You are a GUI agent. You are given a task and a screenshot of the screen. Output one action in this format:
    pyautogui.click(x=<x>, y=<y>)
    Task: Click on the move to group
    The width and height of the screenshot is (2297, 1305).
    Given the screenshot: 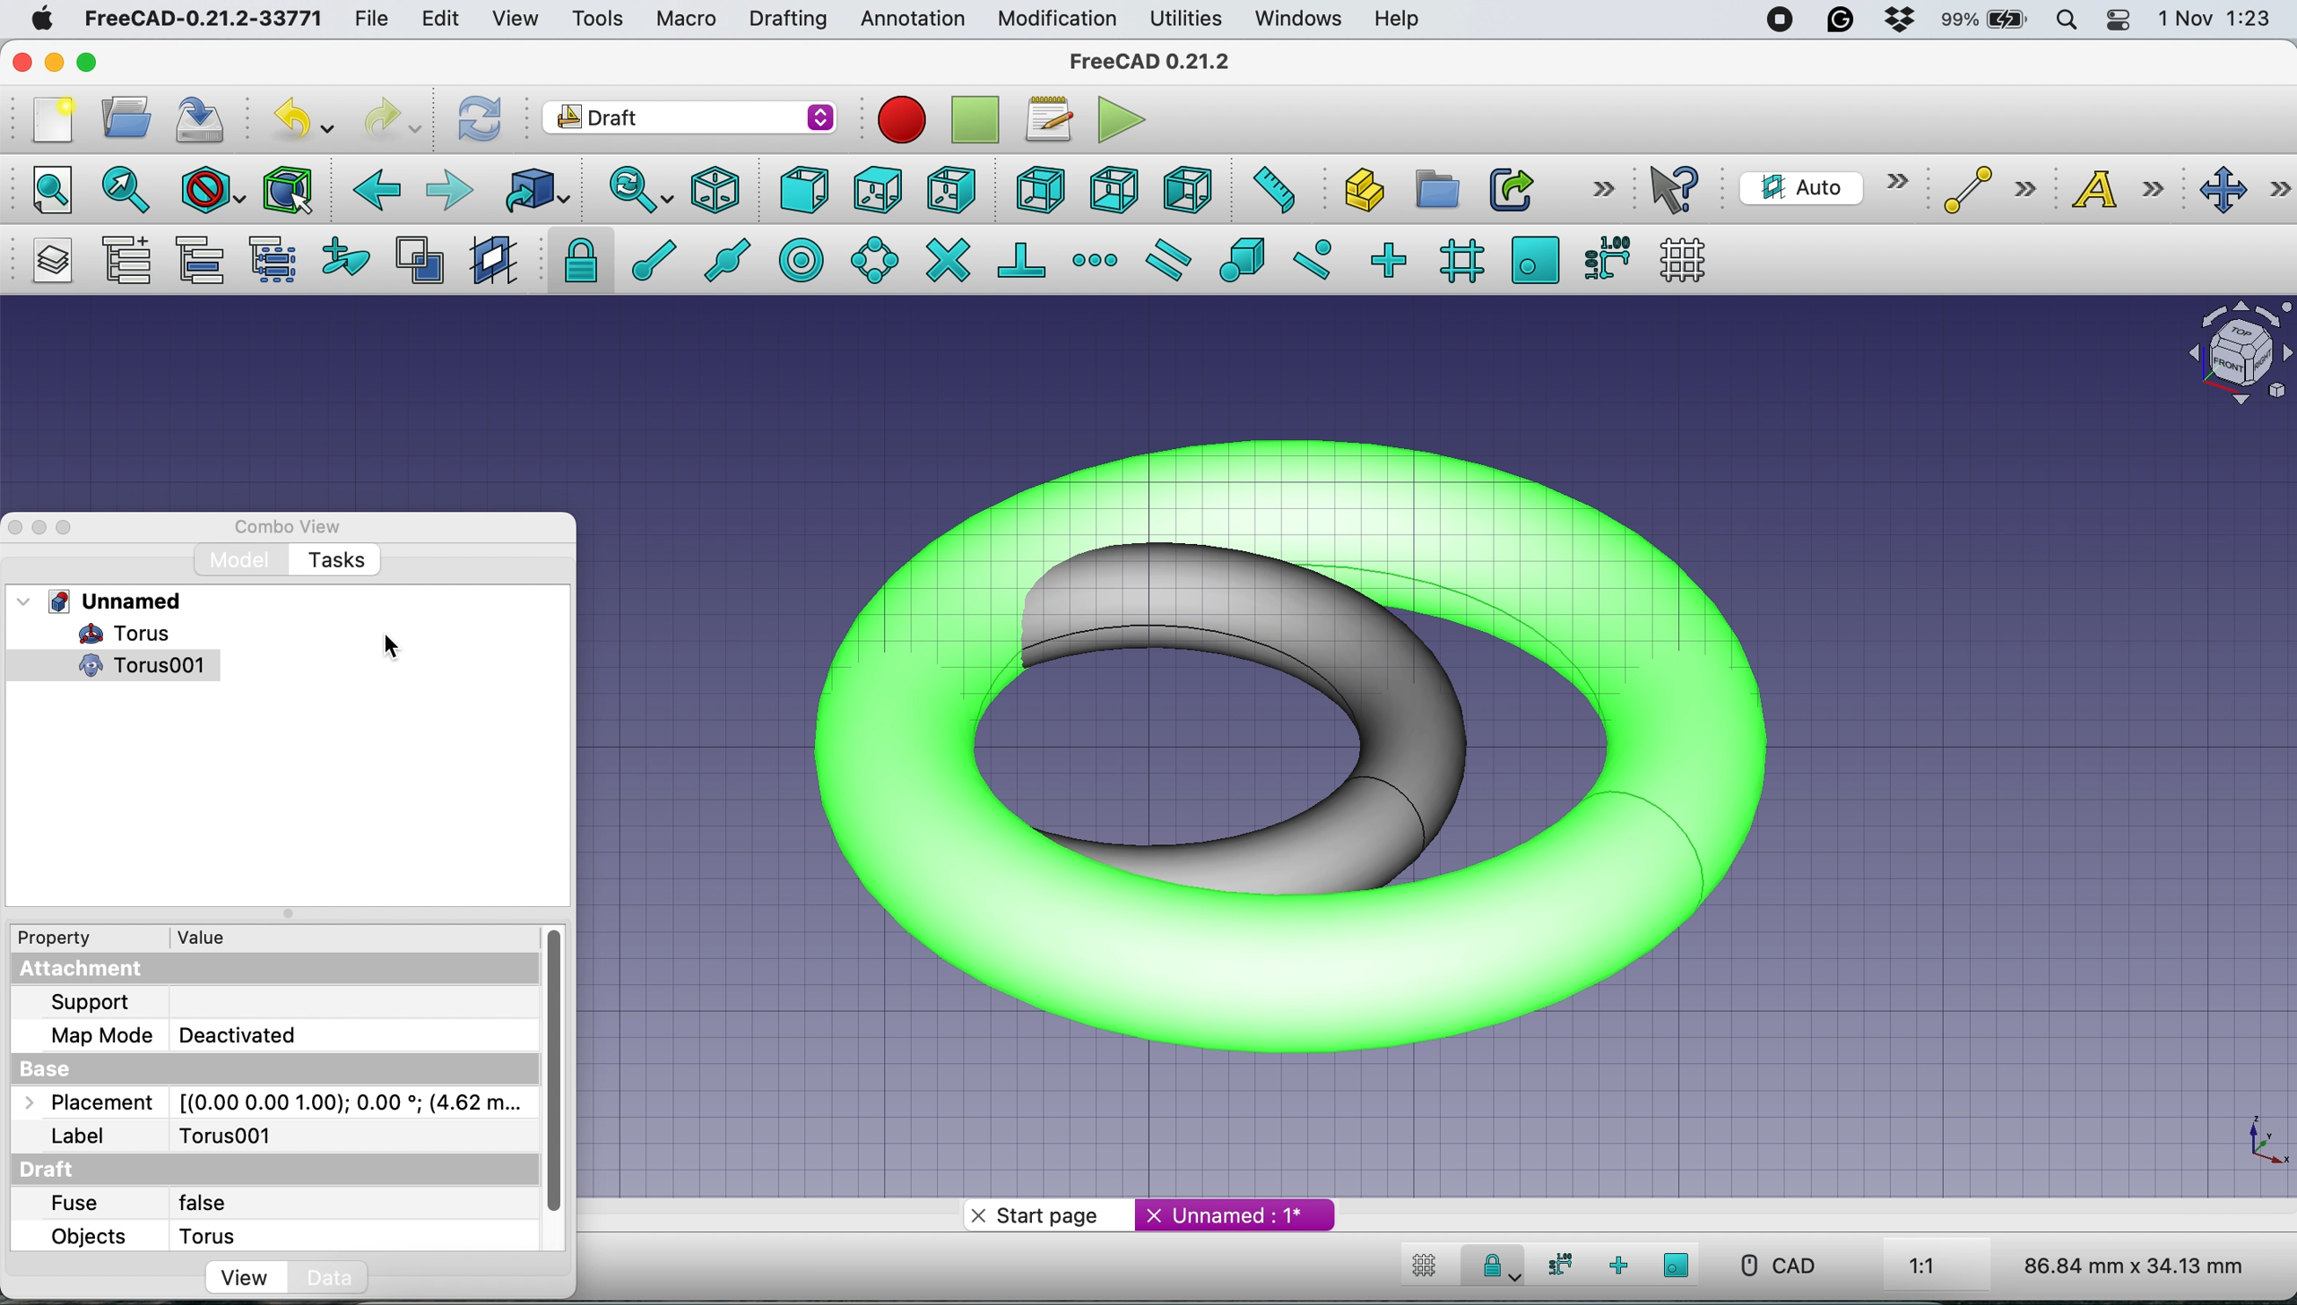 What is the action you would take?
    pyautogui.click(x=207, y=260)
    